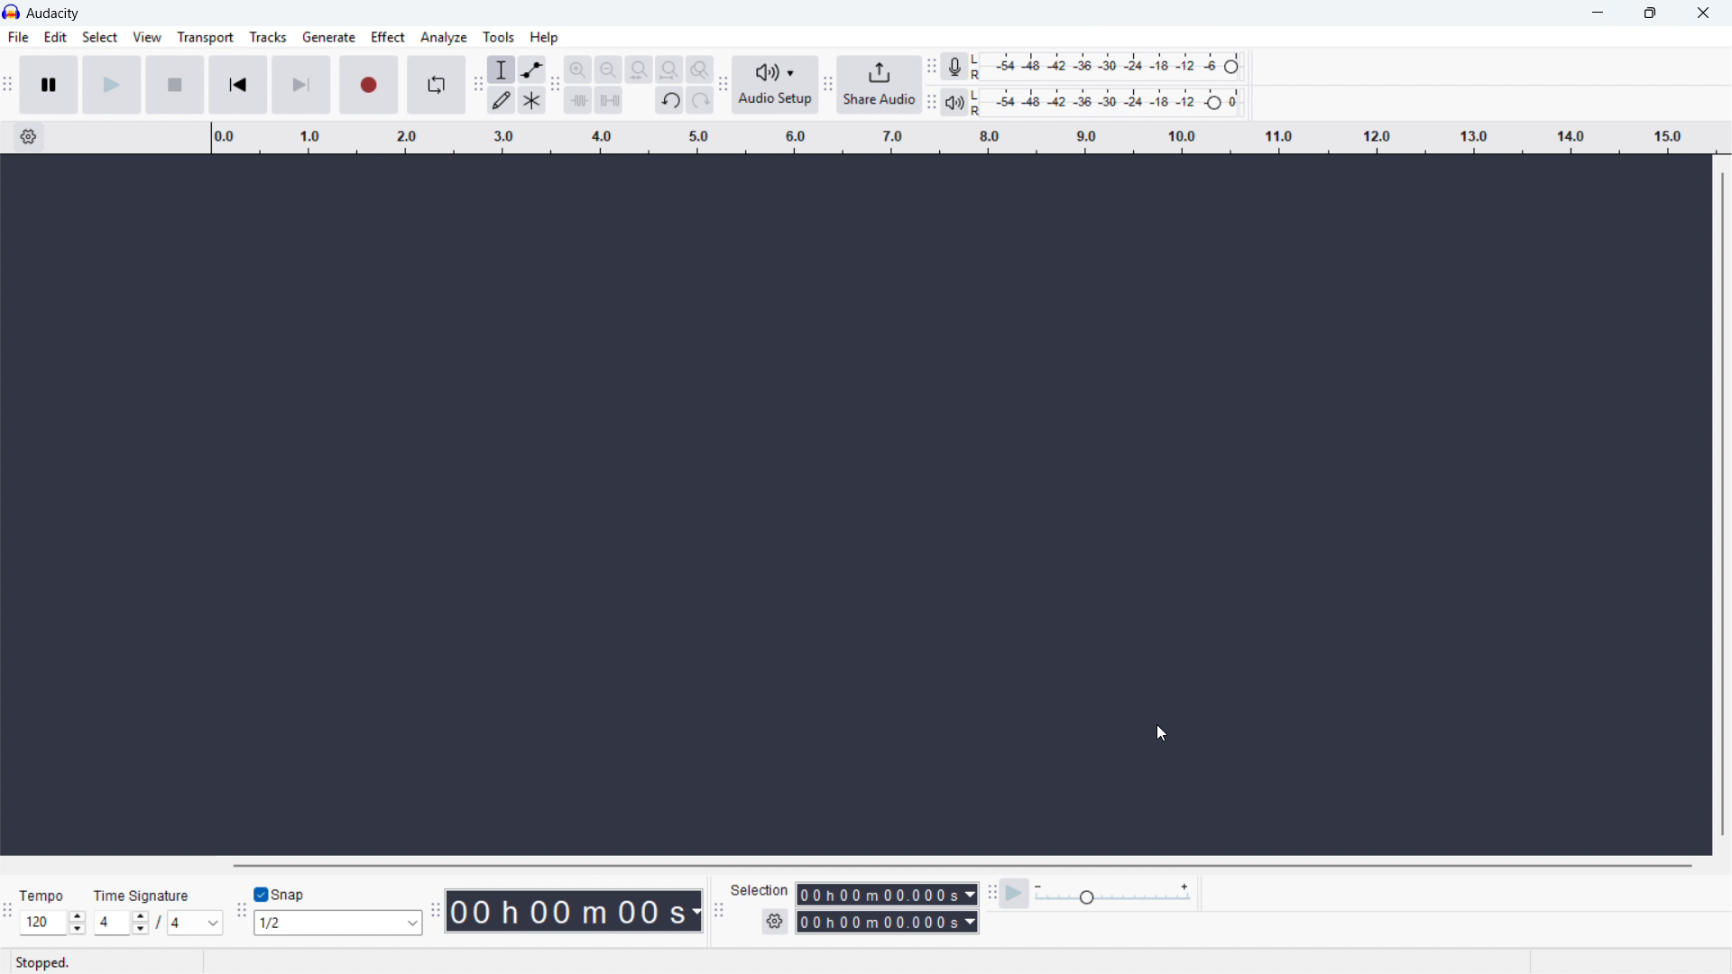  What do you see at coordinates (955, 103) in the screenshot?
I see `playback meter ` at bounding box center [955, 103].